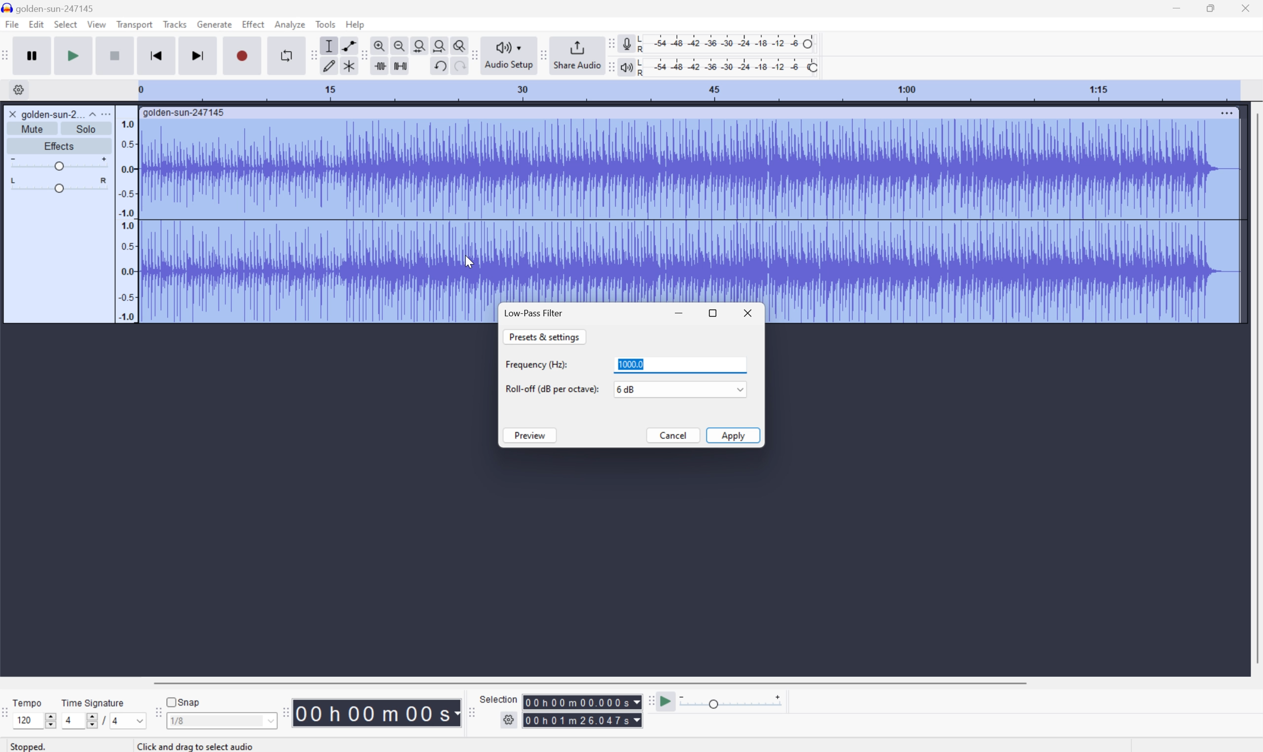 This screenshot has height=752, width=1263. I want to click on Drop Down, so click(738, 389).